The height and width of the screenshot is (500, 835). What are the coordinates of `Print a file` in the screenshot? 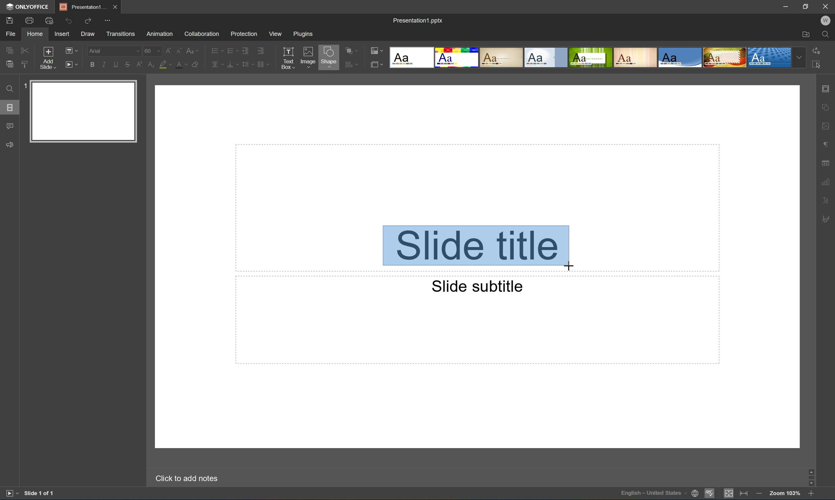 It's located at (30, 20).